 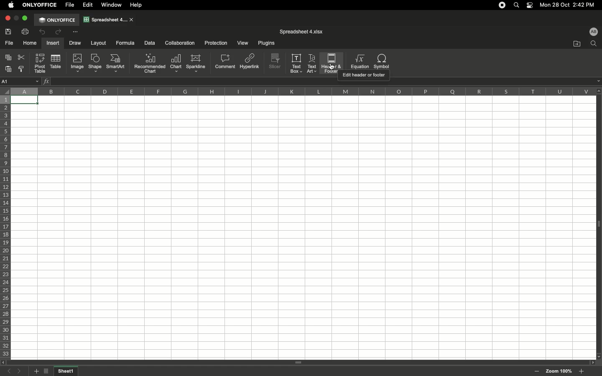 What do you see at coordinates (180, 43) in the screenshot?
I see `Collaboration` at bounding box center [180, 43].